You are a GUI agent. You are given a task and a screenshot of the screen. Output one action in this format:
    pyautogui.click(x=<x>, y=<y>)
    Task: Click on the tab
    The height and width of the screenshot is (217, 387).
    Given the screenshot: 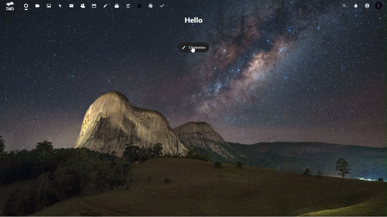 What is the action you would take?
    pyautogui.click(x=10, y=7)
    